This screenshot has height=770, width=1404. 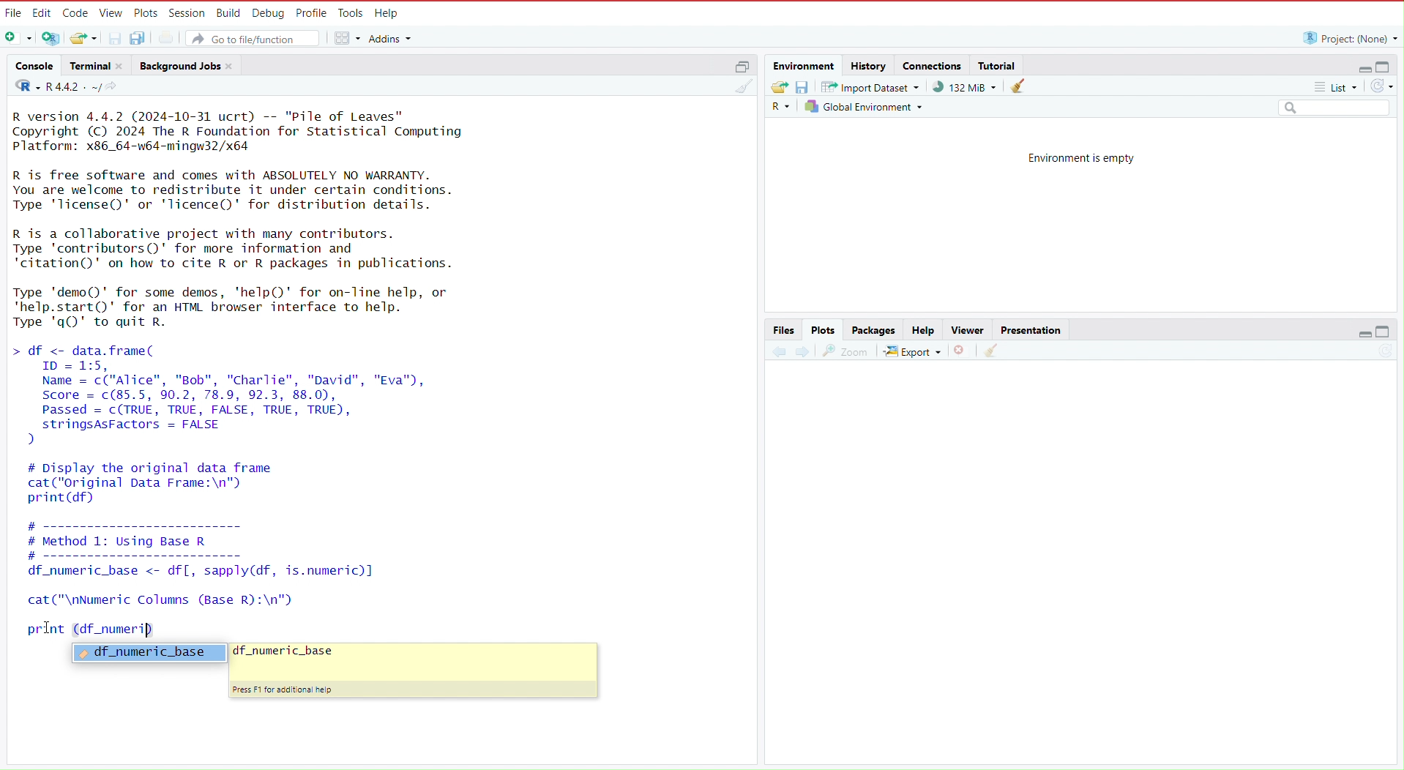 I want to click on Files, so click(x=782, y=329).